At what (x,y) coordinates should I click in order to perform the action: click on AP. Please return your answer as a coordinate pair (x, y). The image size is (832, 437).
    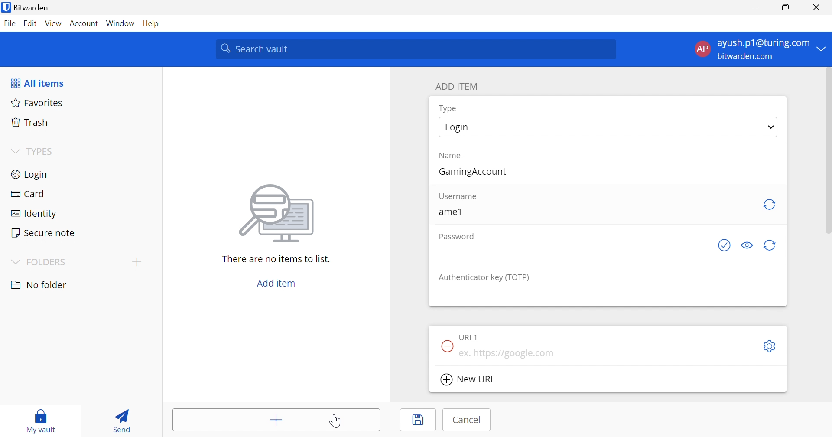
    Looking at the image, I should click on (703, 49).